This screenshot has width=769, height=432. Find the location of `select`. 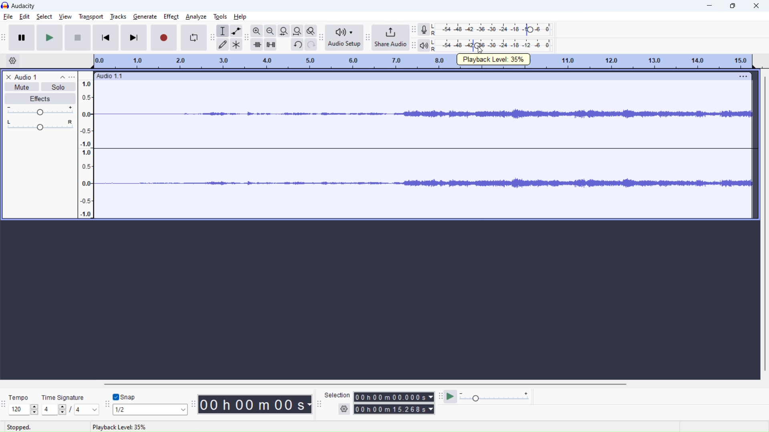

select is located at coordinates (44, 16).